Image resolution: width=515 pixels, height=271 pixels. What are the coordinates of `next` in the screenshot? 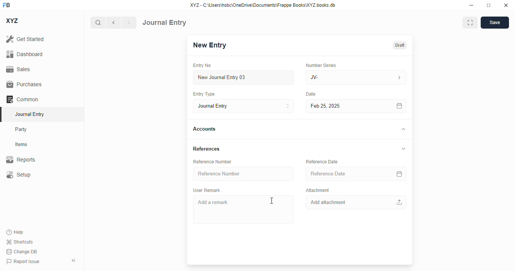 It's located at (129, 23).